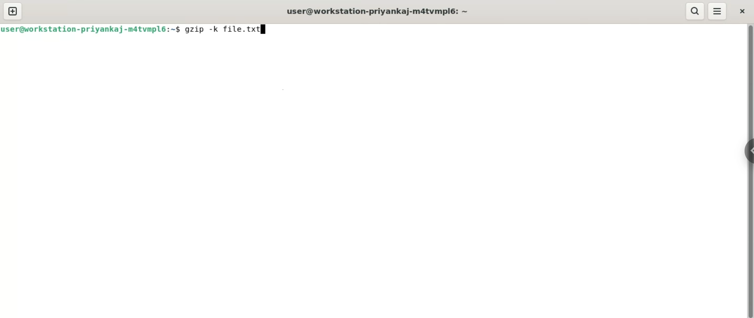 The height and width of the screenshot is (318, 754). I want to click on  gzip -k file.txt, so click(229, 30).